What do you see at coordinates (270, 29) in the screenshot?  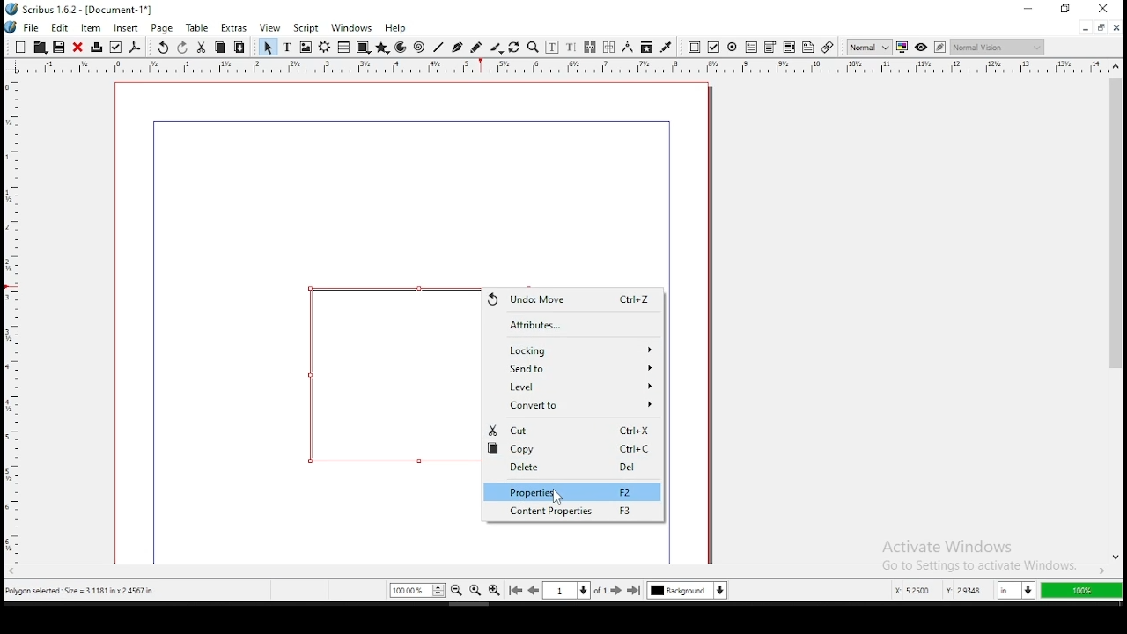 I see `view` at bounding box center [270, 29].